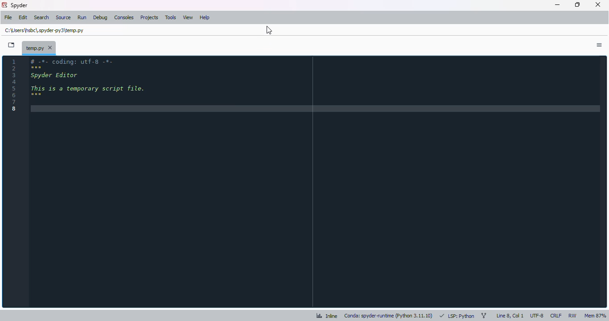  Describe the element at coordinates (537, 316) in the screenshot. I see `UTF-8` at that location.